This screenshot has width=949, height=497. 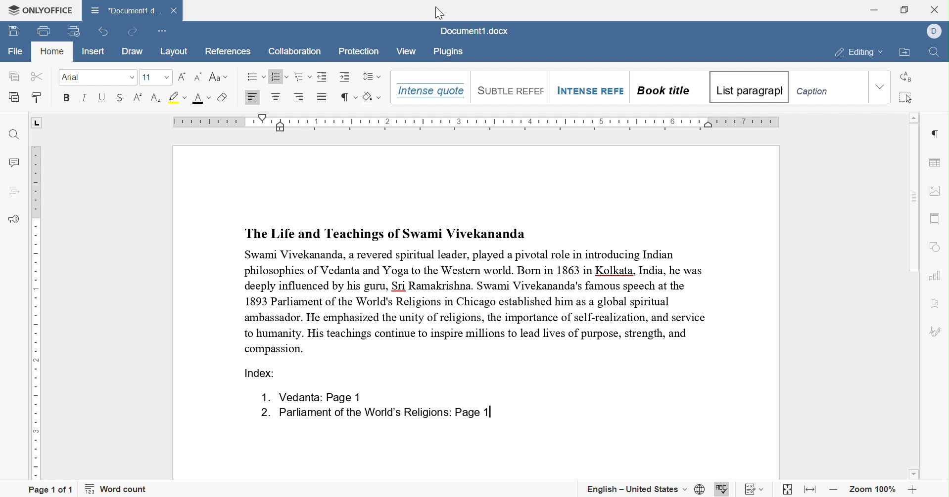 I want to click on book title, so click(x=666, y=88).